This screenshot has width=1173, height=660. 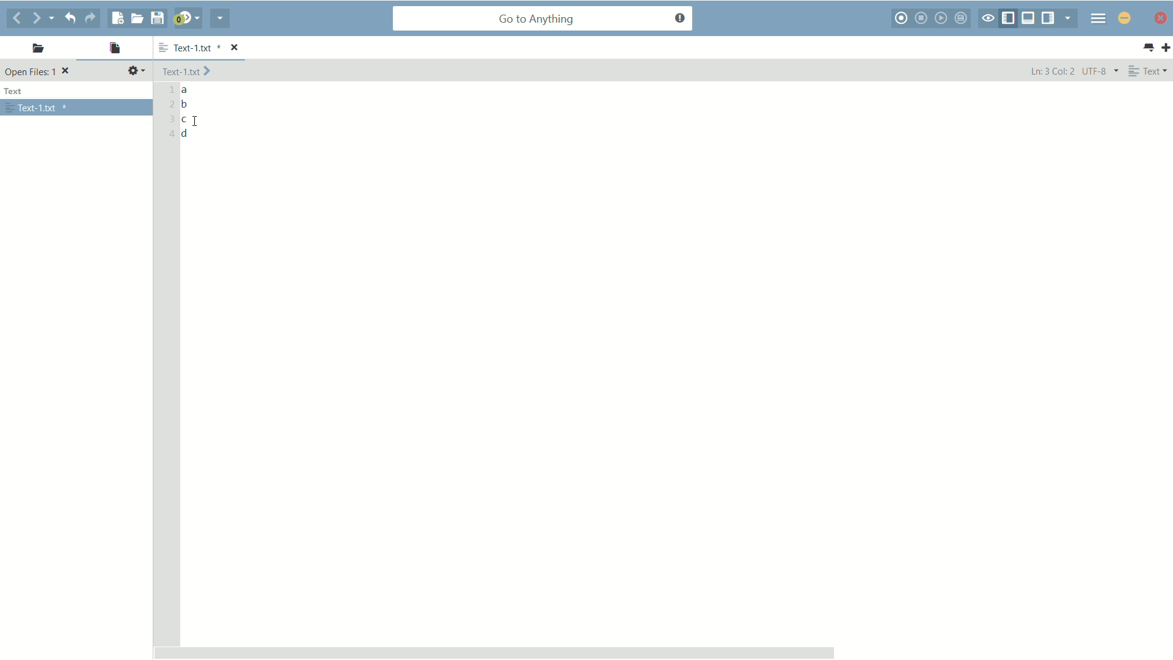 I want to click on show specific tab, so click(x=1068, y=18).